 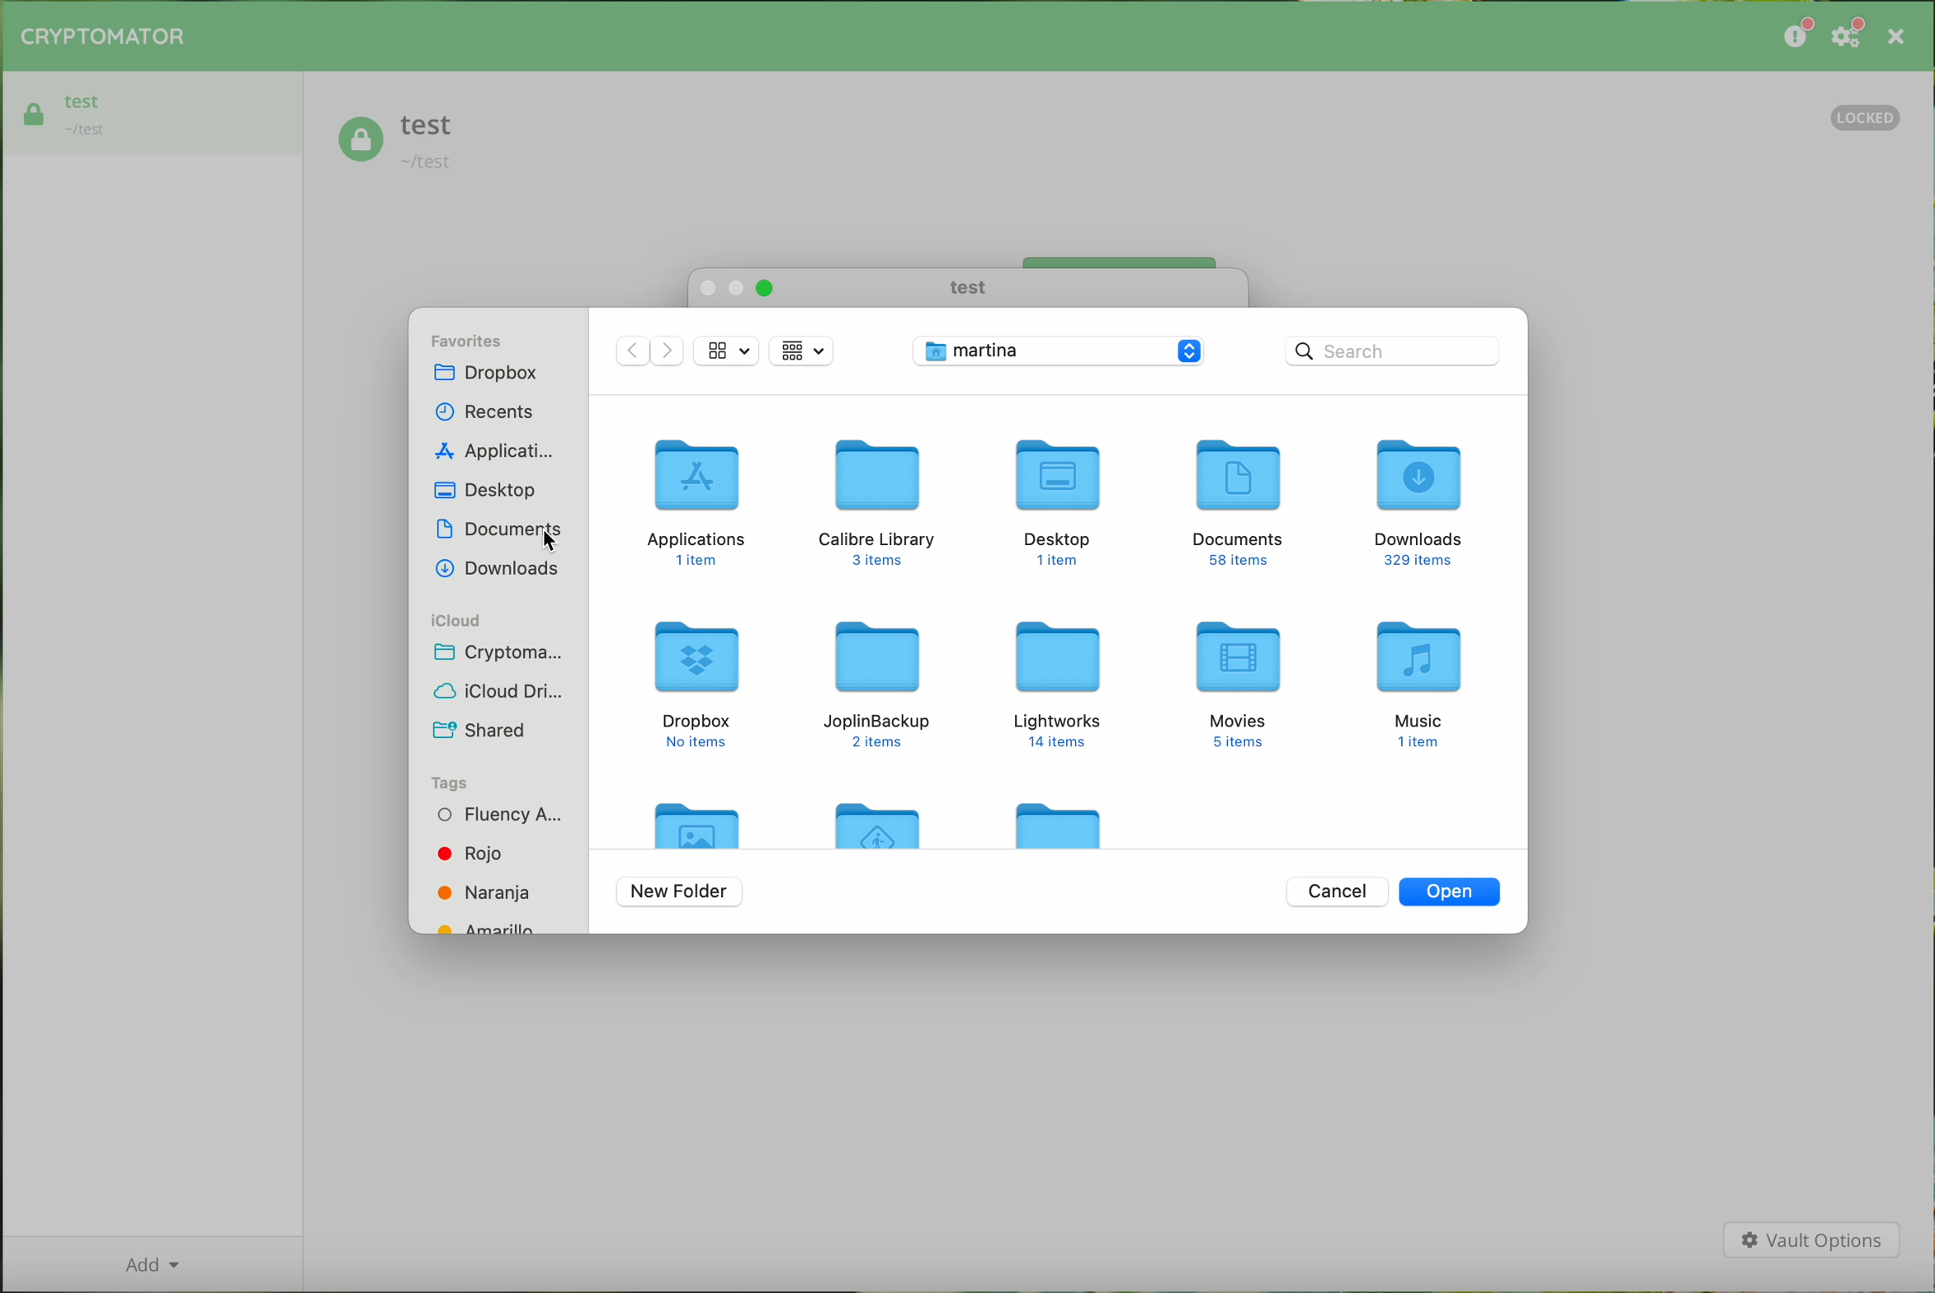 I want to click on fluency, so click(x=496, y=816).